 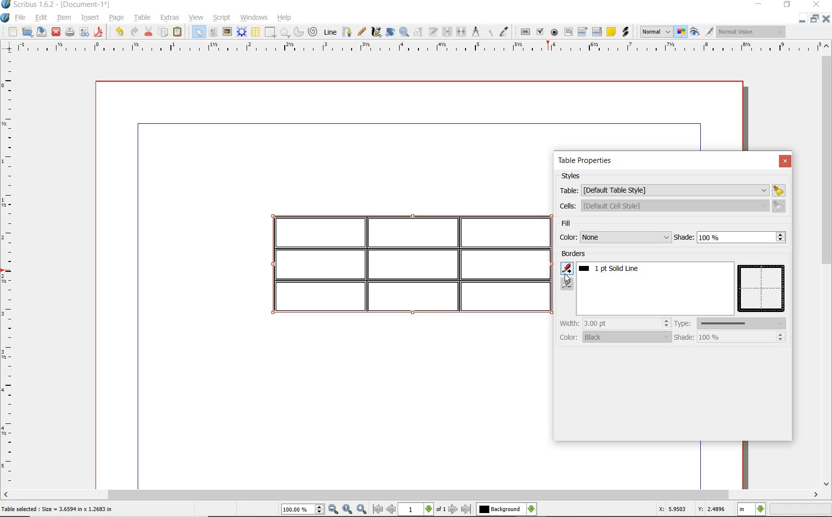 I want to click on ruler, so click(x=10, y=270).